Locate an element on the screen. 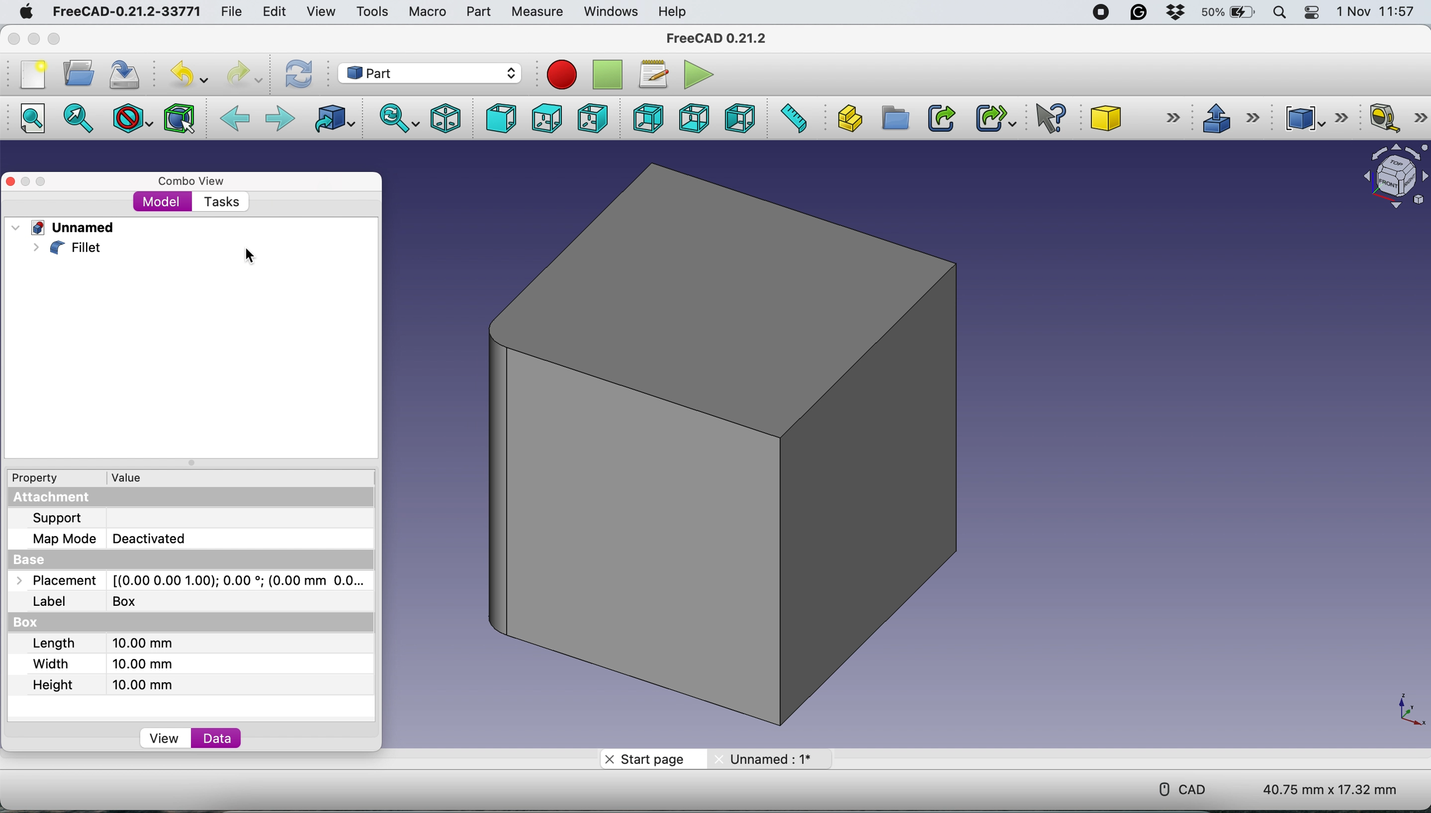 The height and width of the screenshot is (813, 1431). start page is located at coordinates (652, 758).